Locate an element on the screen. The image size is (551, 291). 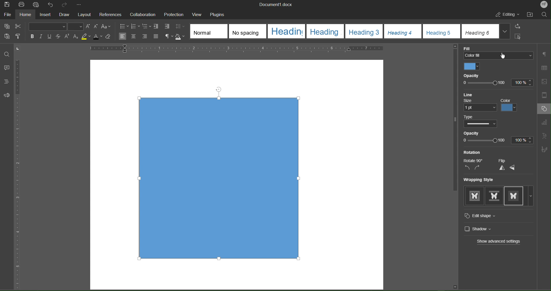
Heading 6 is located at coordinates (480, 32).